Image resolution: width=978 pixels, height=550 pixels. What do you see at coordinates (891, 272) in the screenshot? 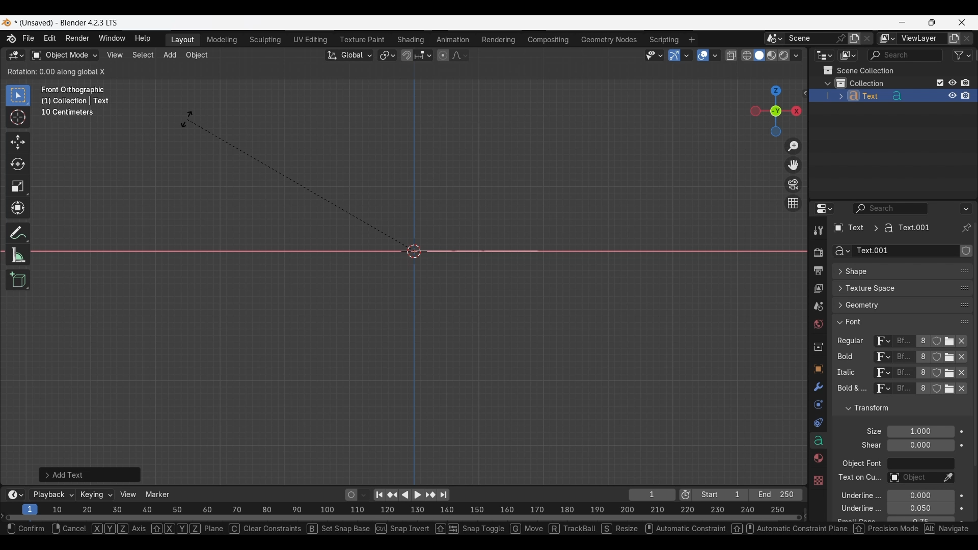
I see `Click to expand Shape` at bounding box center [891, 272].